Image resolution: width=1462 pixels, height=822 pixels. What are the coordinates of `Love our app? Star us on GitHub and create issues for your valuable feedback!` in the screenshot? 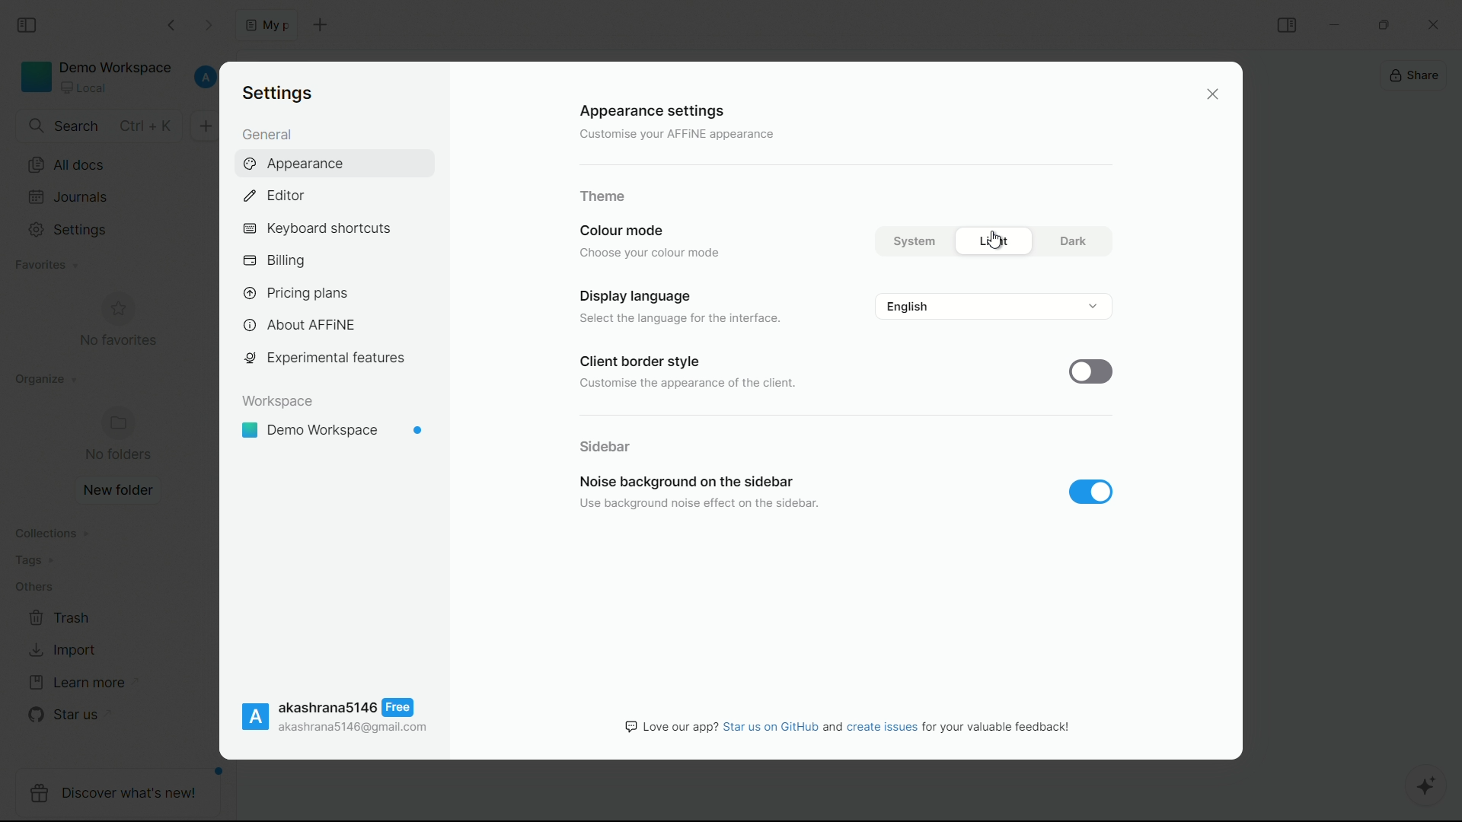 It's located at (848, 726).